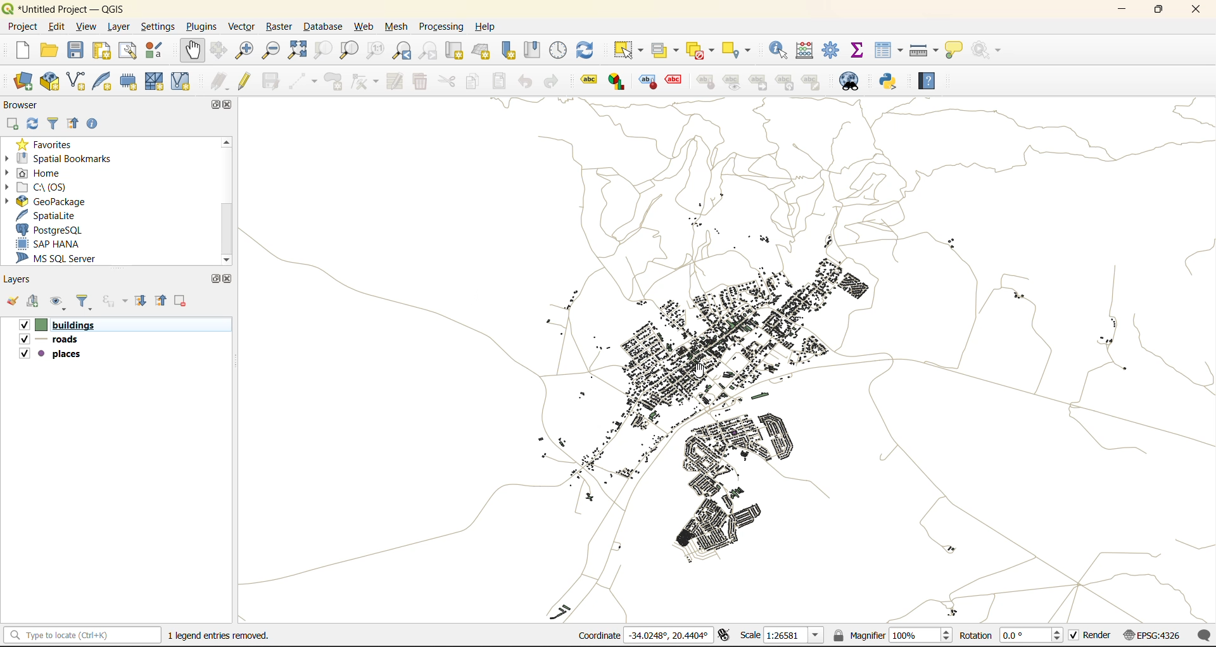 This screenshot has width=1216, height=647. I want to click on no action, so click(985, 51).